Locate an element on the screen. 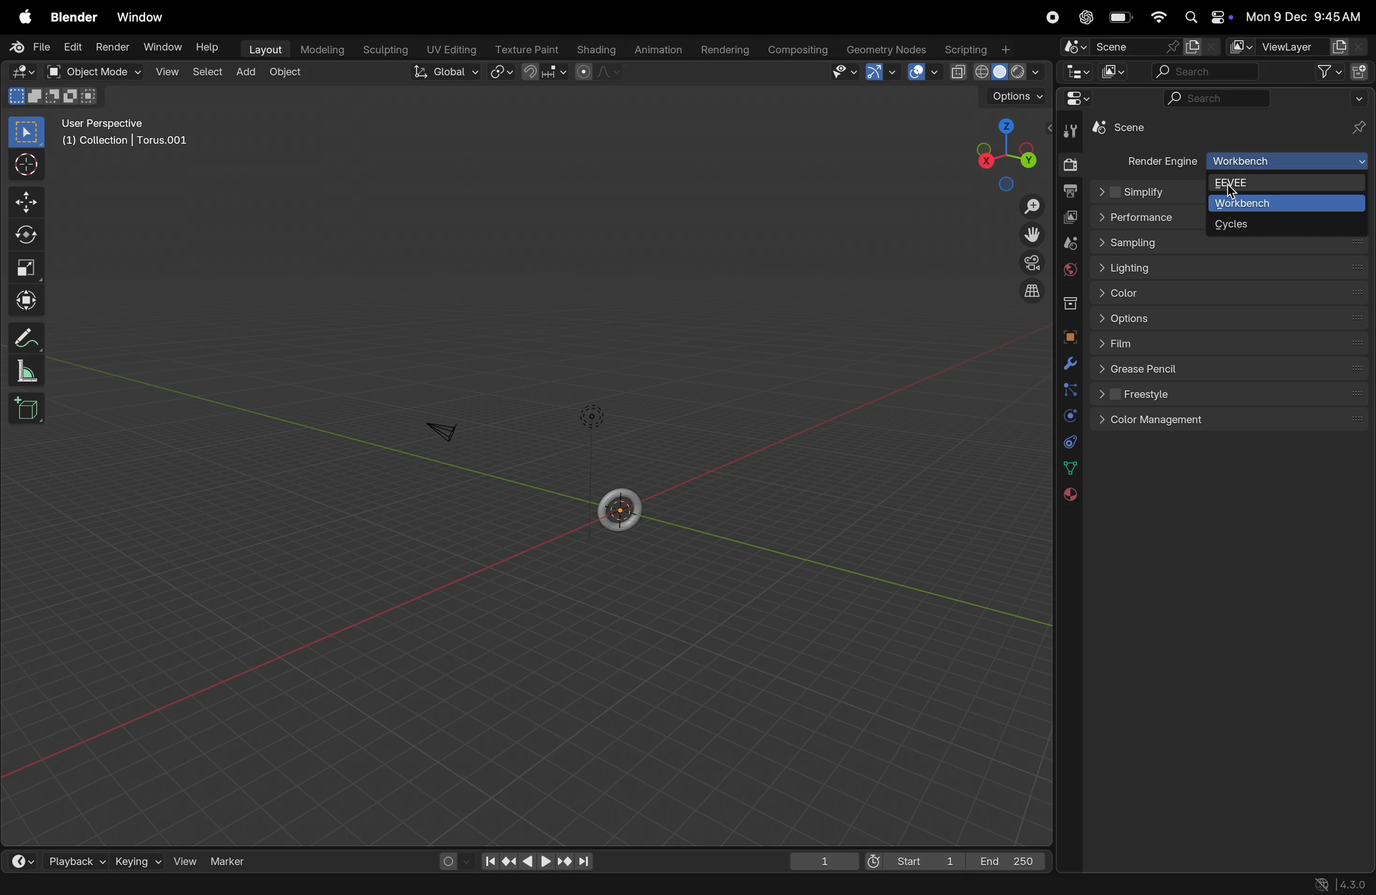 This screenshot has width=1376, height=895. animations is located at coordinates (660, 47).